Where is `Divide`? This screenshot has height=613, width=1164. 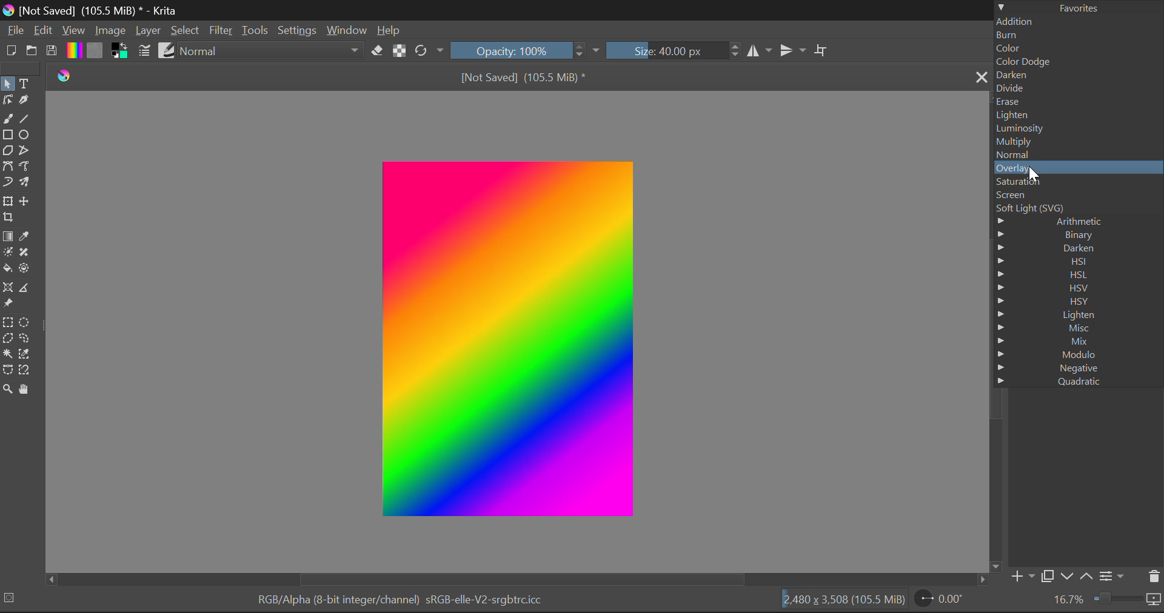
Divide is located at coordinates (1076, 89).